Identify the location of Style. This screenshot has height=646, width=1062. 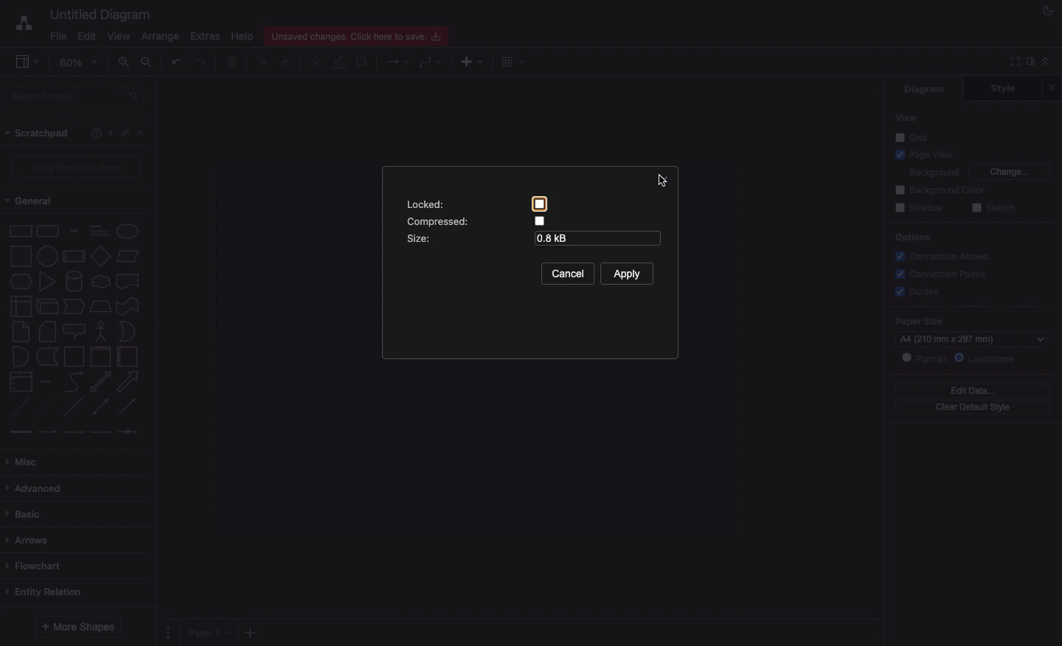
(1002, 88).